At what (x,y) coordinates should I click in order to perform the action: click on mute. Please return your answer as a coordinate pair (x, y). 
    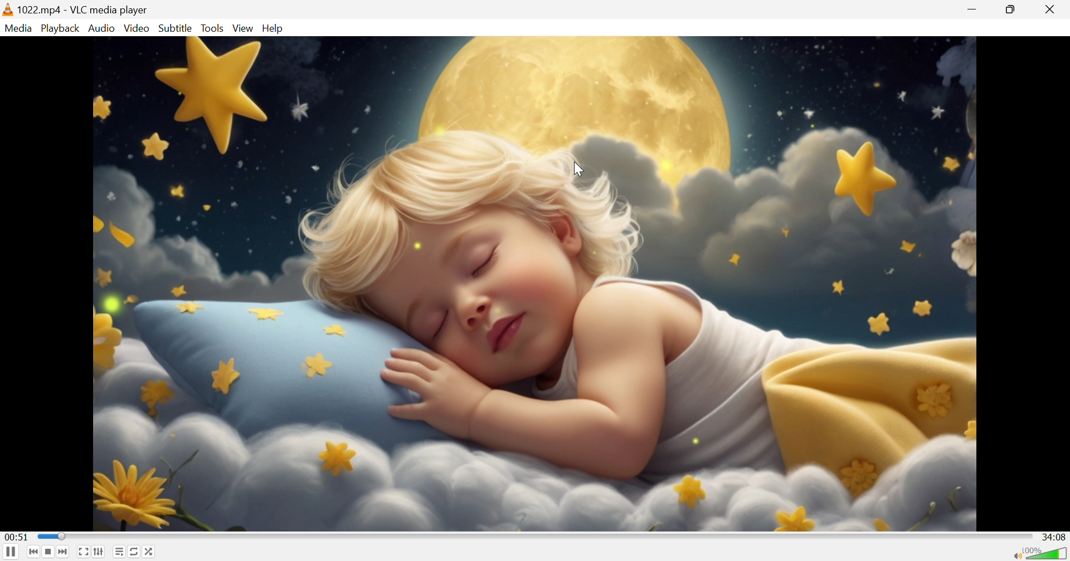
    Looking at the image, I should click on (1015, 556).